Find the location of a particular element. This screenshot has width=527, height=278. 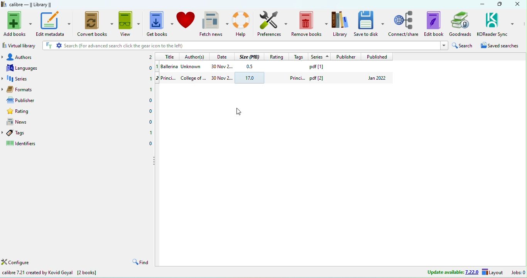

17.0 is located at coordinates (250, 78).